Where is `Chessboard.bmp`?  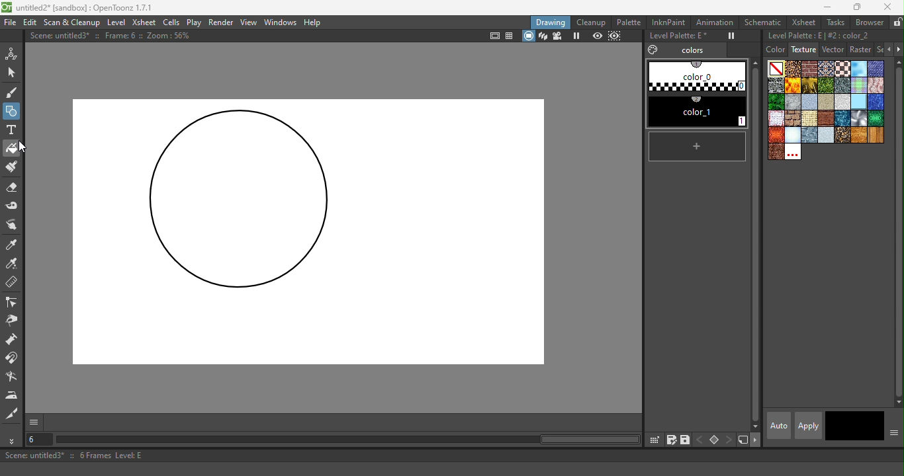 Chessboard.bmp is located at coordinates (842, 69).